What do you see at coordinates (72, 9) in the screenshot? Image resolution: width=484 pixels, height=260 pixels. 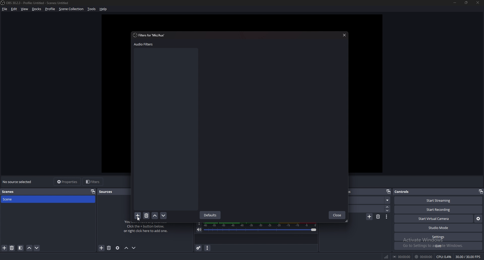 I see `scene collection` at bounding box center [72, 9].